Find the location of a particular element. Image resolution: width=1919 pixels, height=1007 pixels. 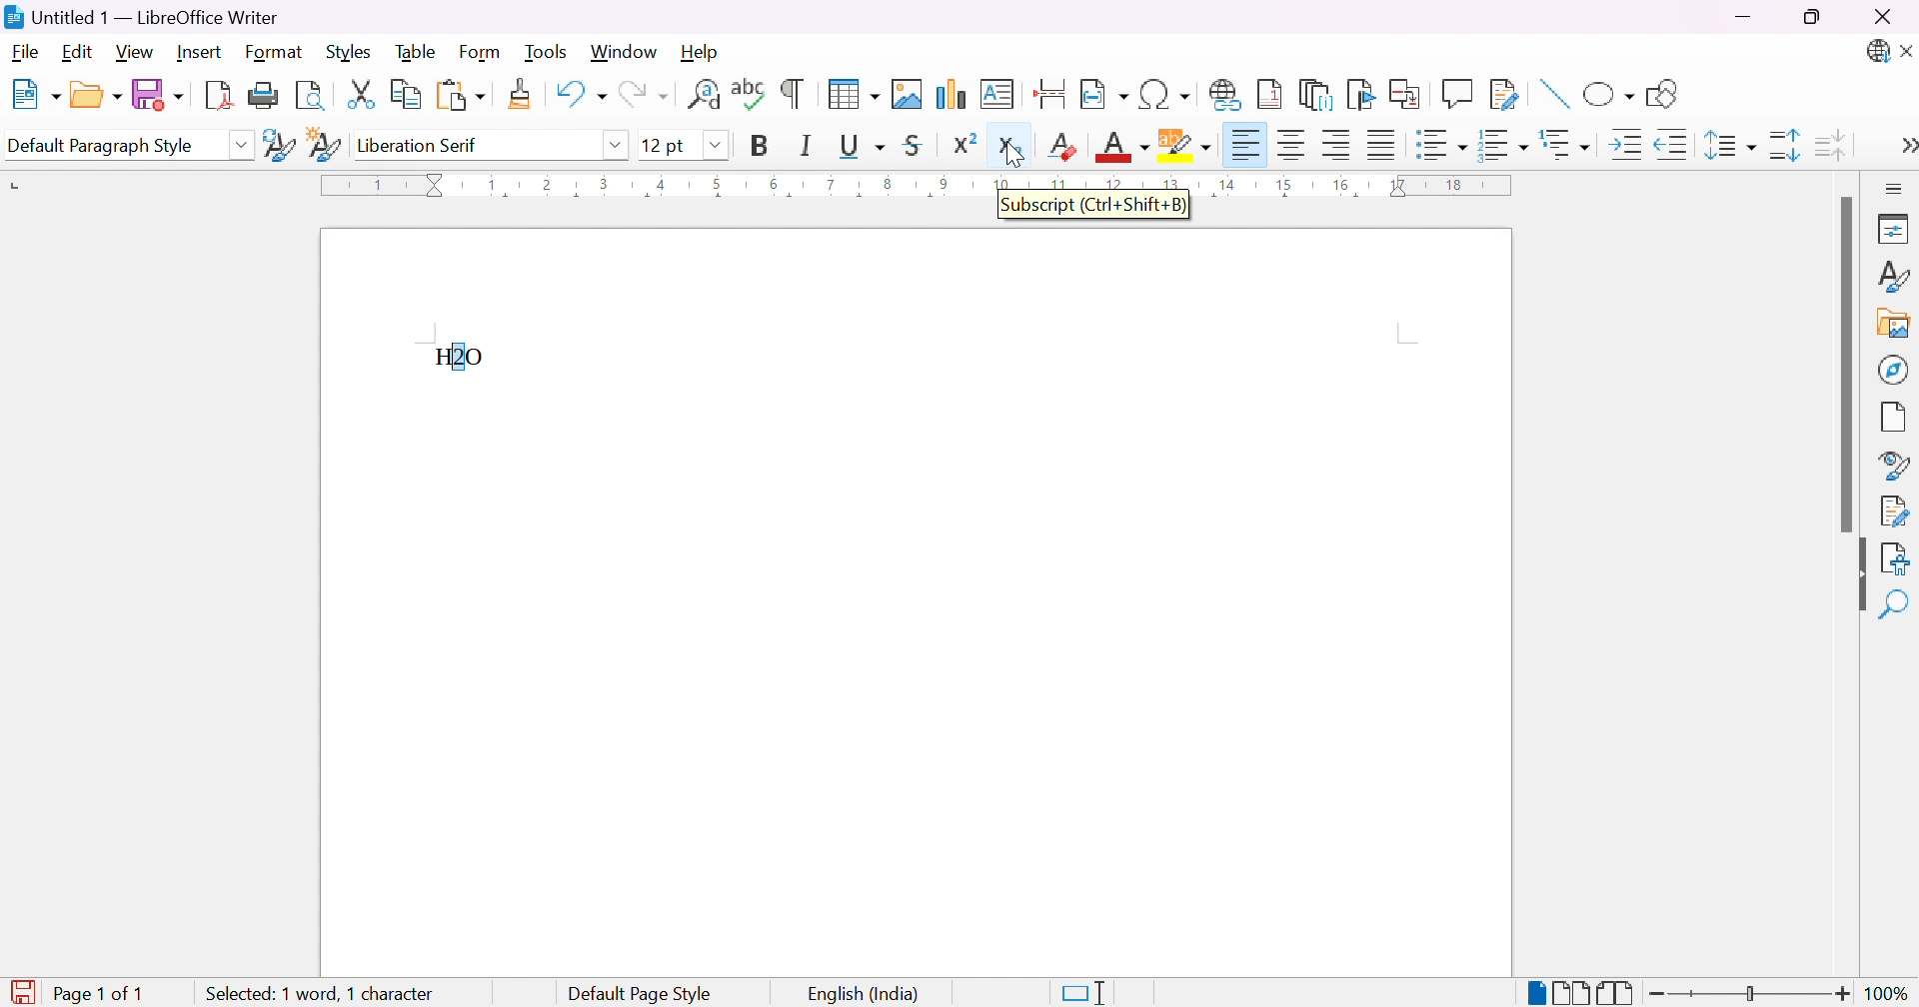

Subscript (Ctrl+Sift+B) is located at coordinates (1095, 205).